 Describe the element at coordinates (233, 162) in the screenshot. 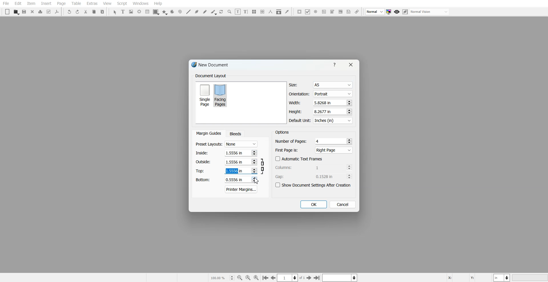

I see `1.5556 in` at that location.